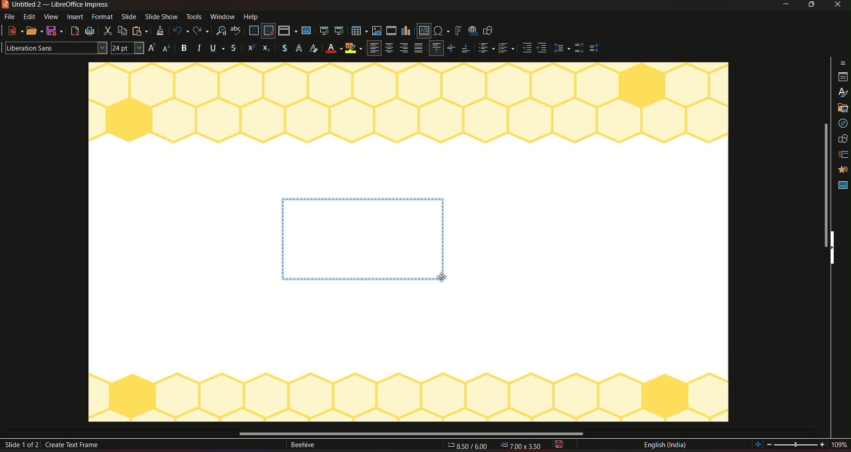 Image resolution: width=851 pixels, height=452 pixels. Describe the element at coordinates (390, 49) in the screenshot. I see `Align center` at that location.